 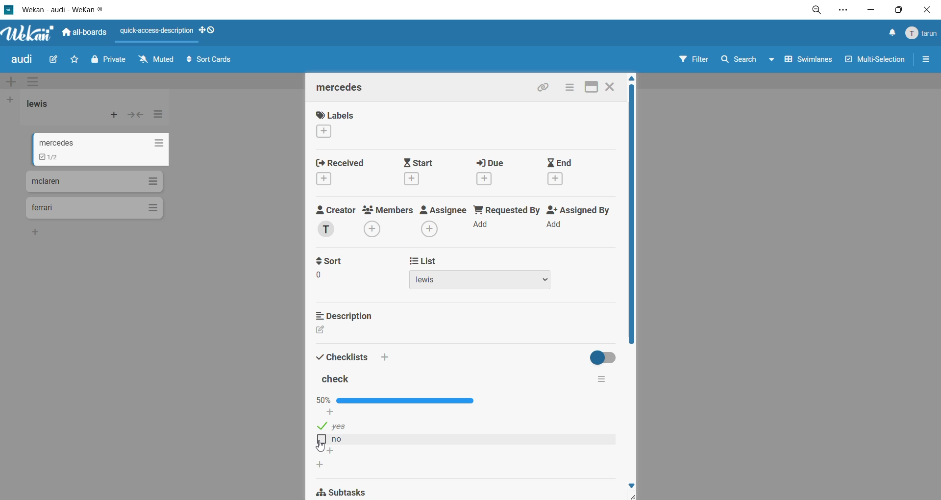 What do you see at coordinates (338, 378) in the screenshot?
I see `checklist title` at bounding box center [338, 378].